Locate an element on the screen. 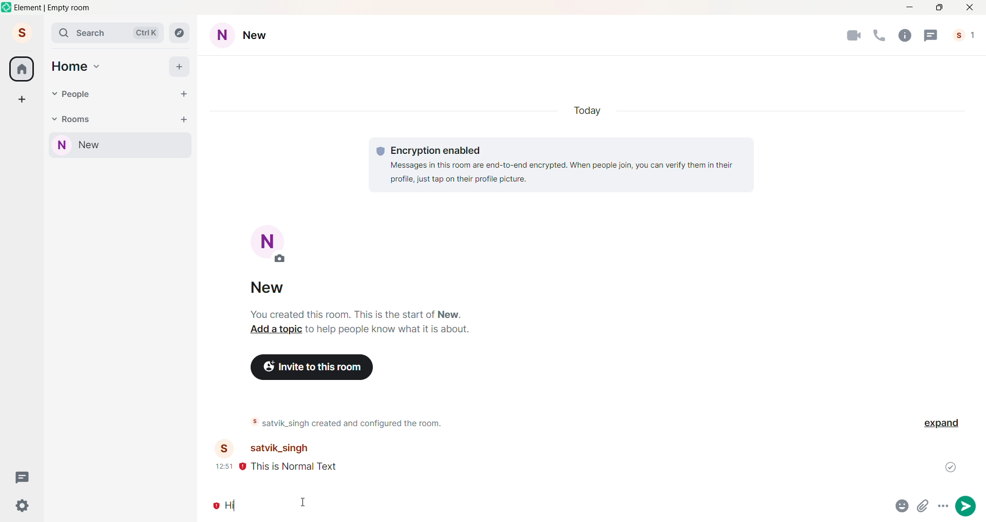 Image resolution: width=986 pixels, height=522 pixels. Logo is located at coordinates (7, 7).